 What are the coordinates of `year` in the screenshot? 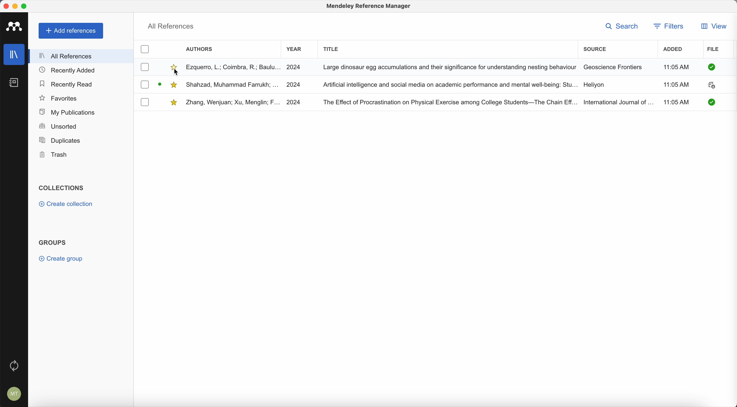 It's located at (294, 49).